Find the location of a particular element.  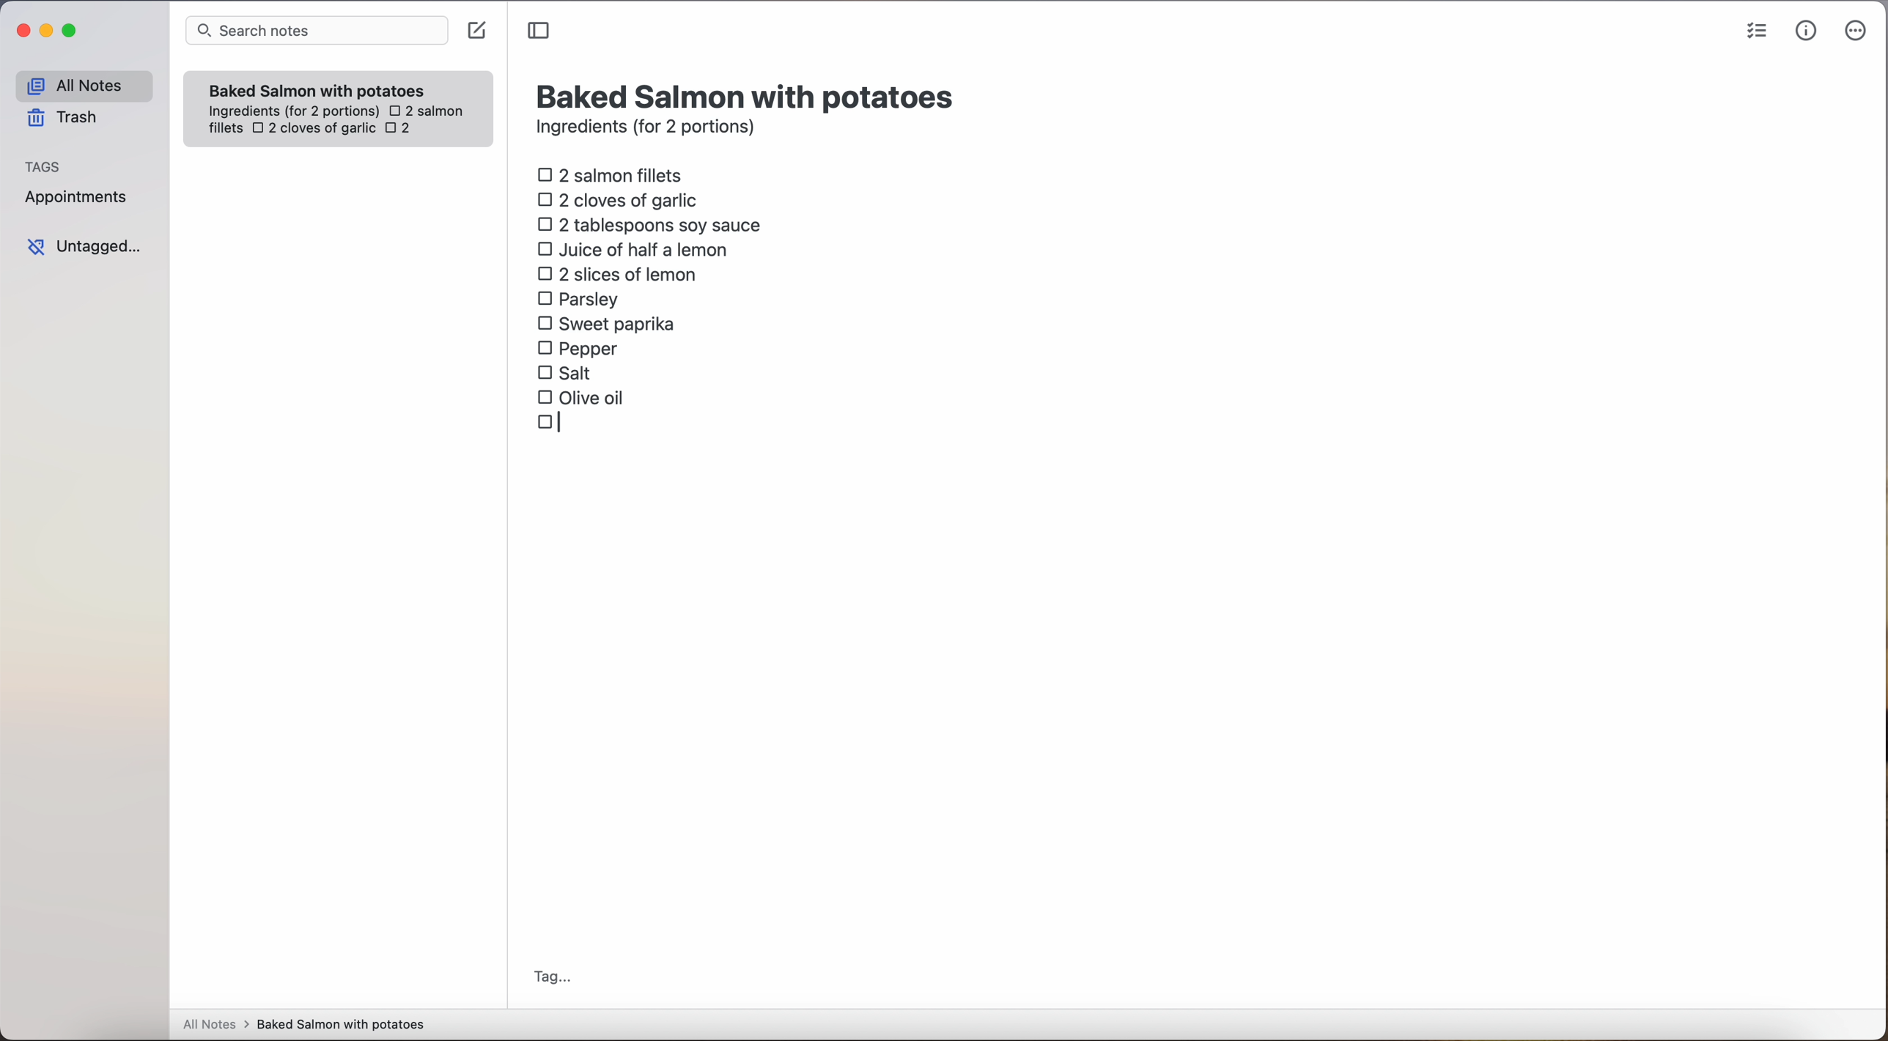

salt is located at coordinates (567, 372).